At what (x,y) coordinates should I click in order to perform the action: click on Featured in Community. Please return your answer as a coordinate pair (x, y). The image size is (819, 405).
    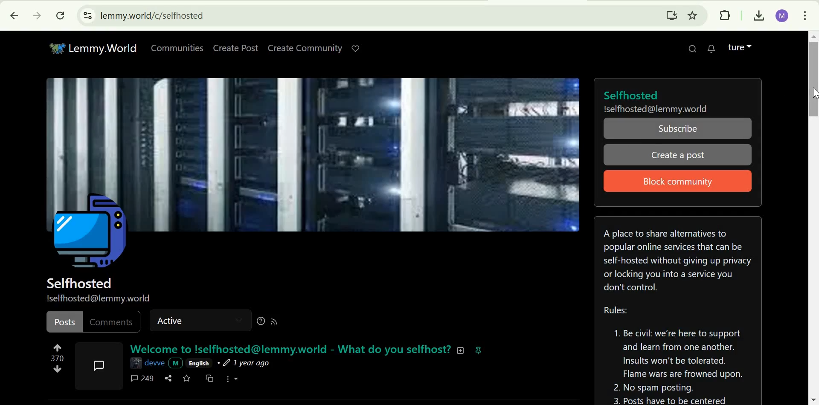
    Looking at the image, I should click on (479, 350).